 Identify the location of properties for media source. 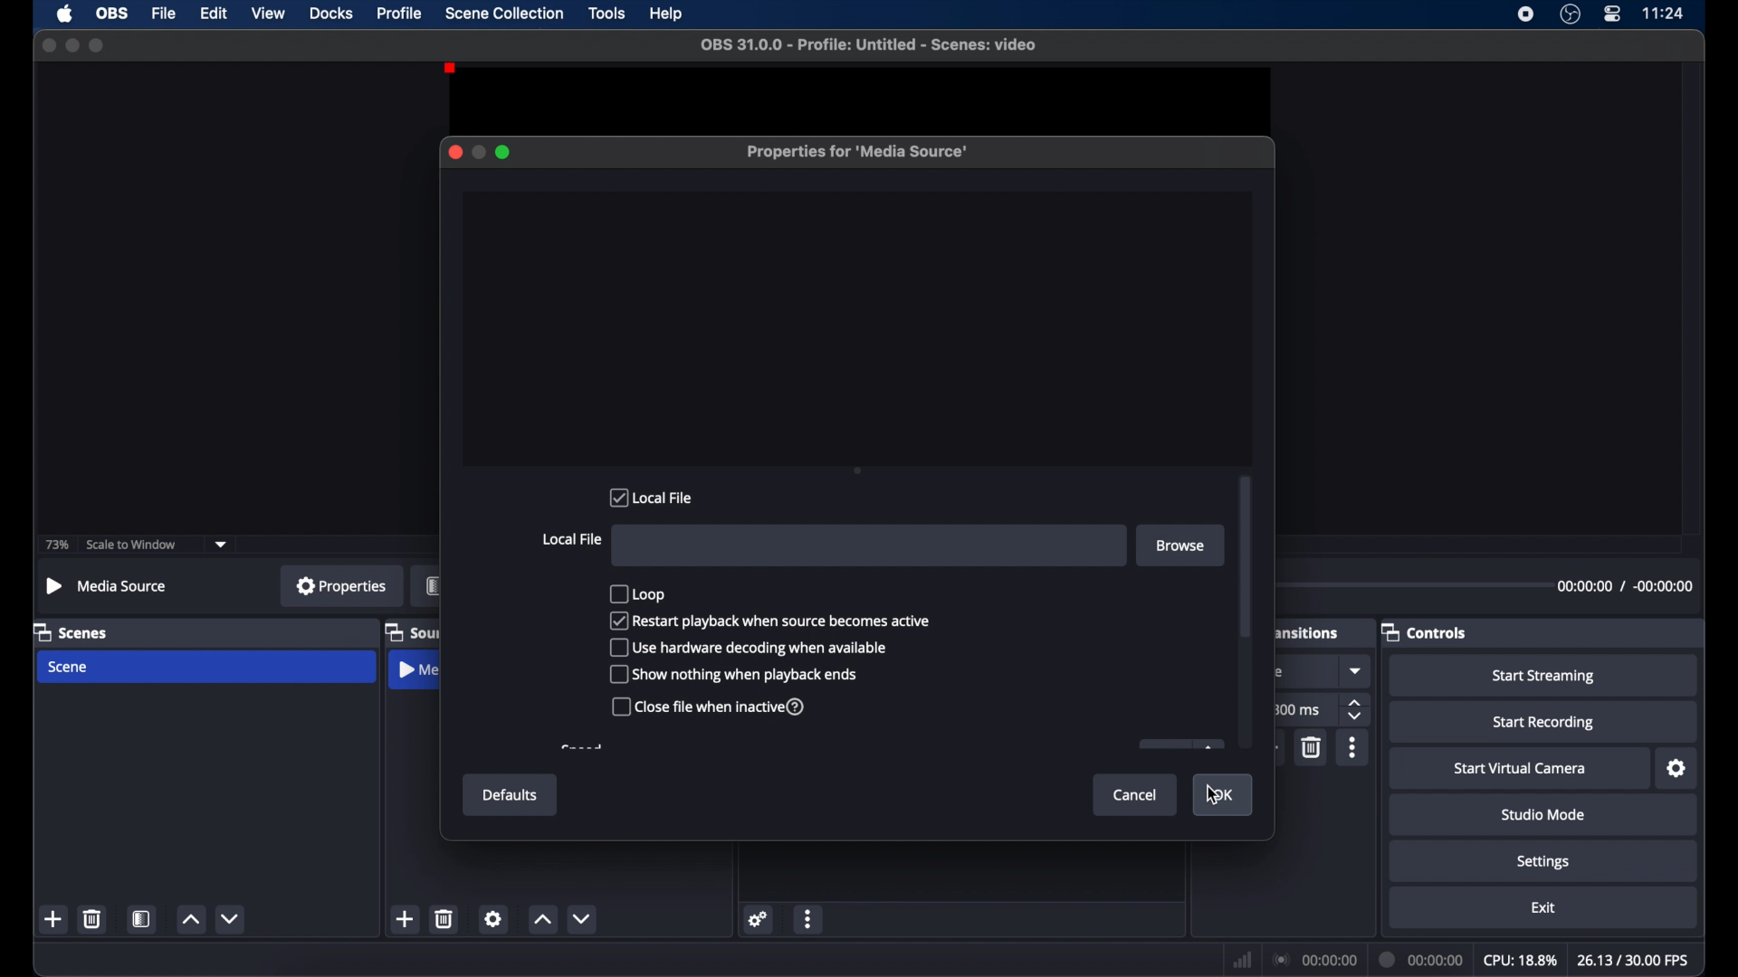
(858, 151).